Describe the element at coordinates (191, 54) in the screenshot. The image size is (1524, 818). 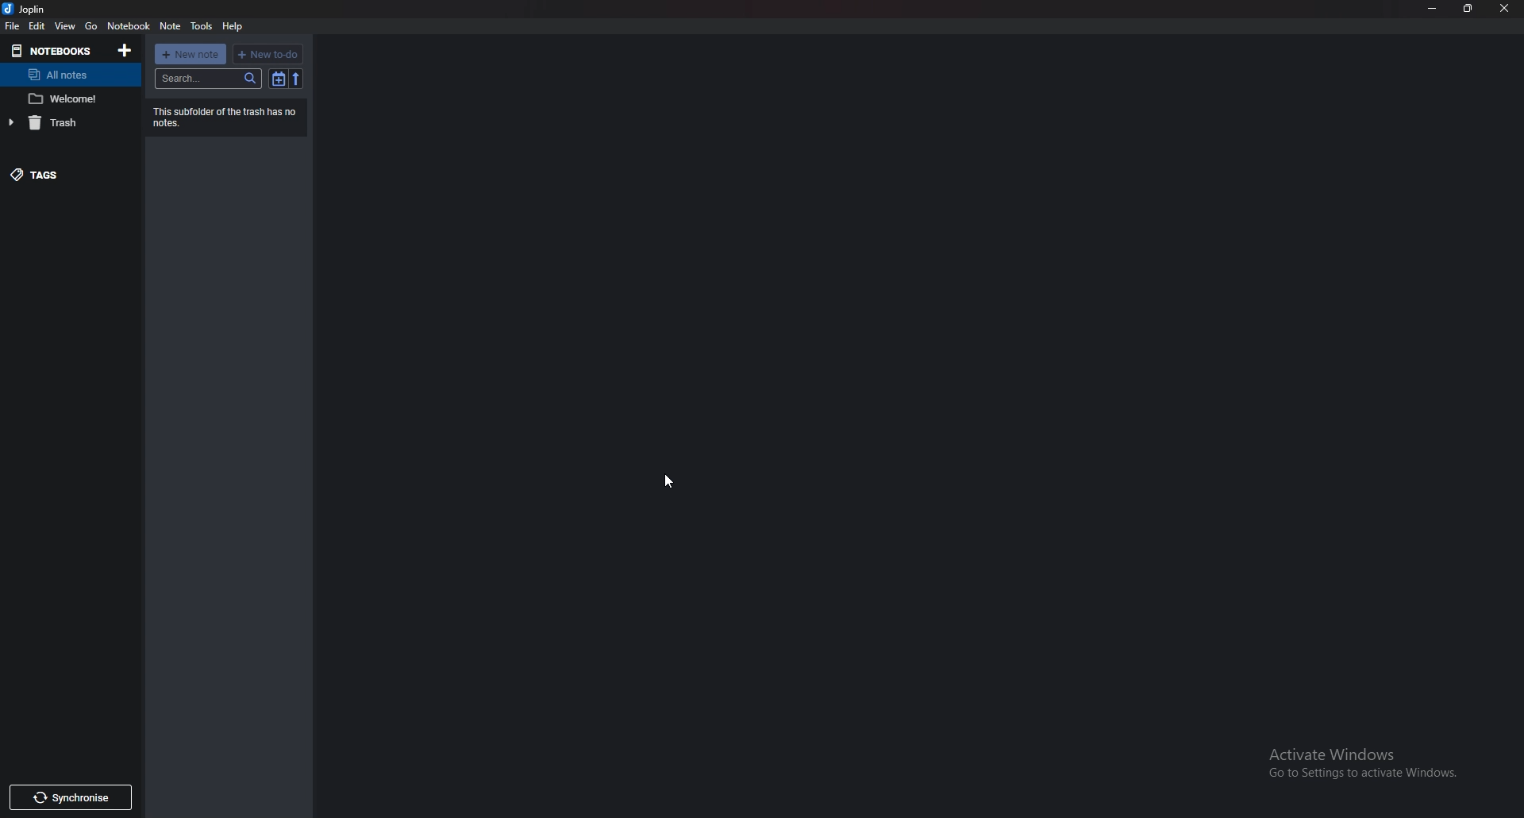
I see `New note` at that location.